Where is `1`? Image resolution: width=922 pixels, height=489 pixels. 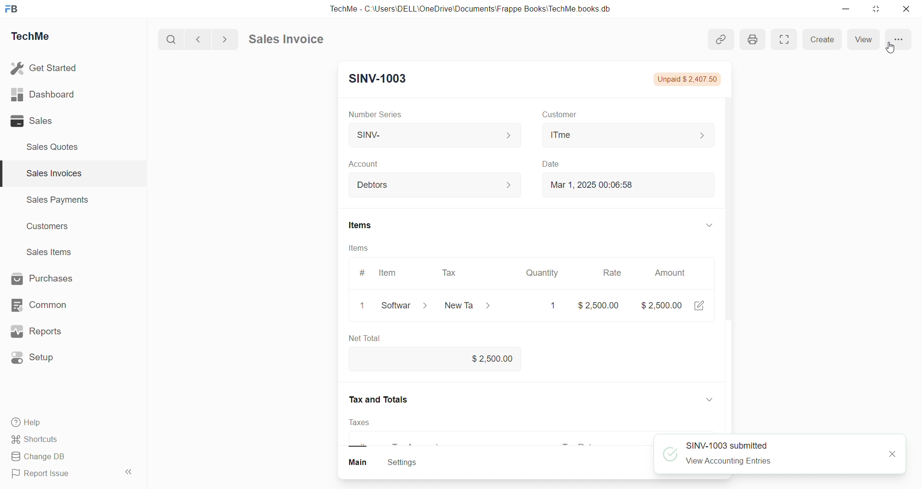
1 is located at coordinates (364, 306).